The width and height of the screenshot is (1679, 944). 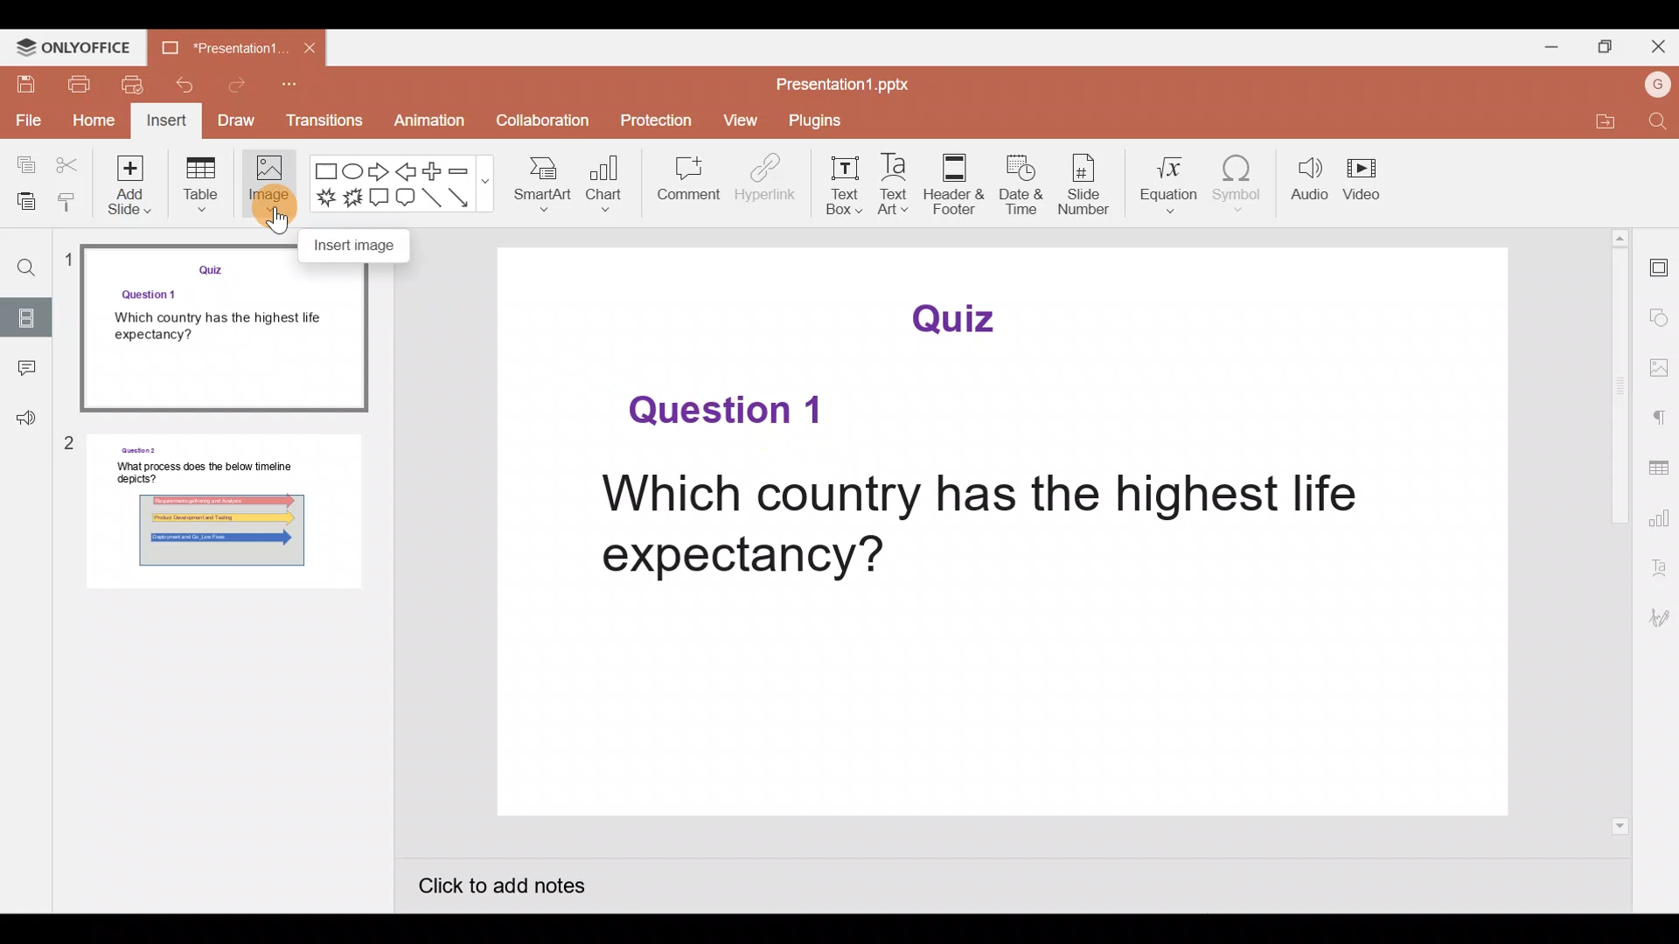 What do you see at coordinates (319, 199) in the screenshot?
I see `Explosion 1` at bounding box center [319, 199].